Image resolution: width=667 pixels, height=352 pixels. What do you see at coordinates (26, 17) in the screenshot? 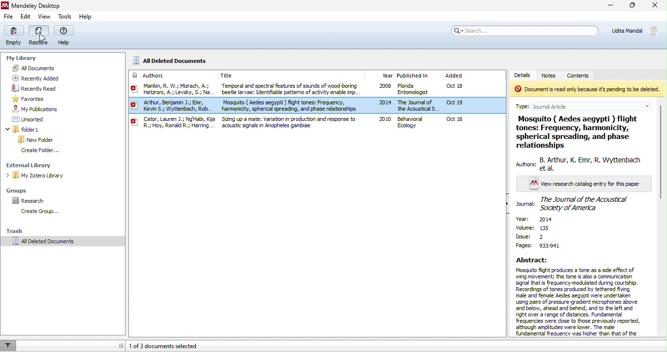
I see `edit` at bounding box center [26, 17].